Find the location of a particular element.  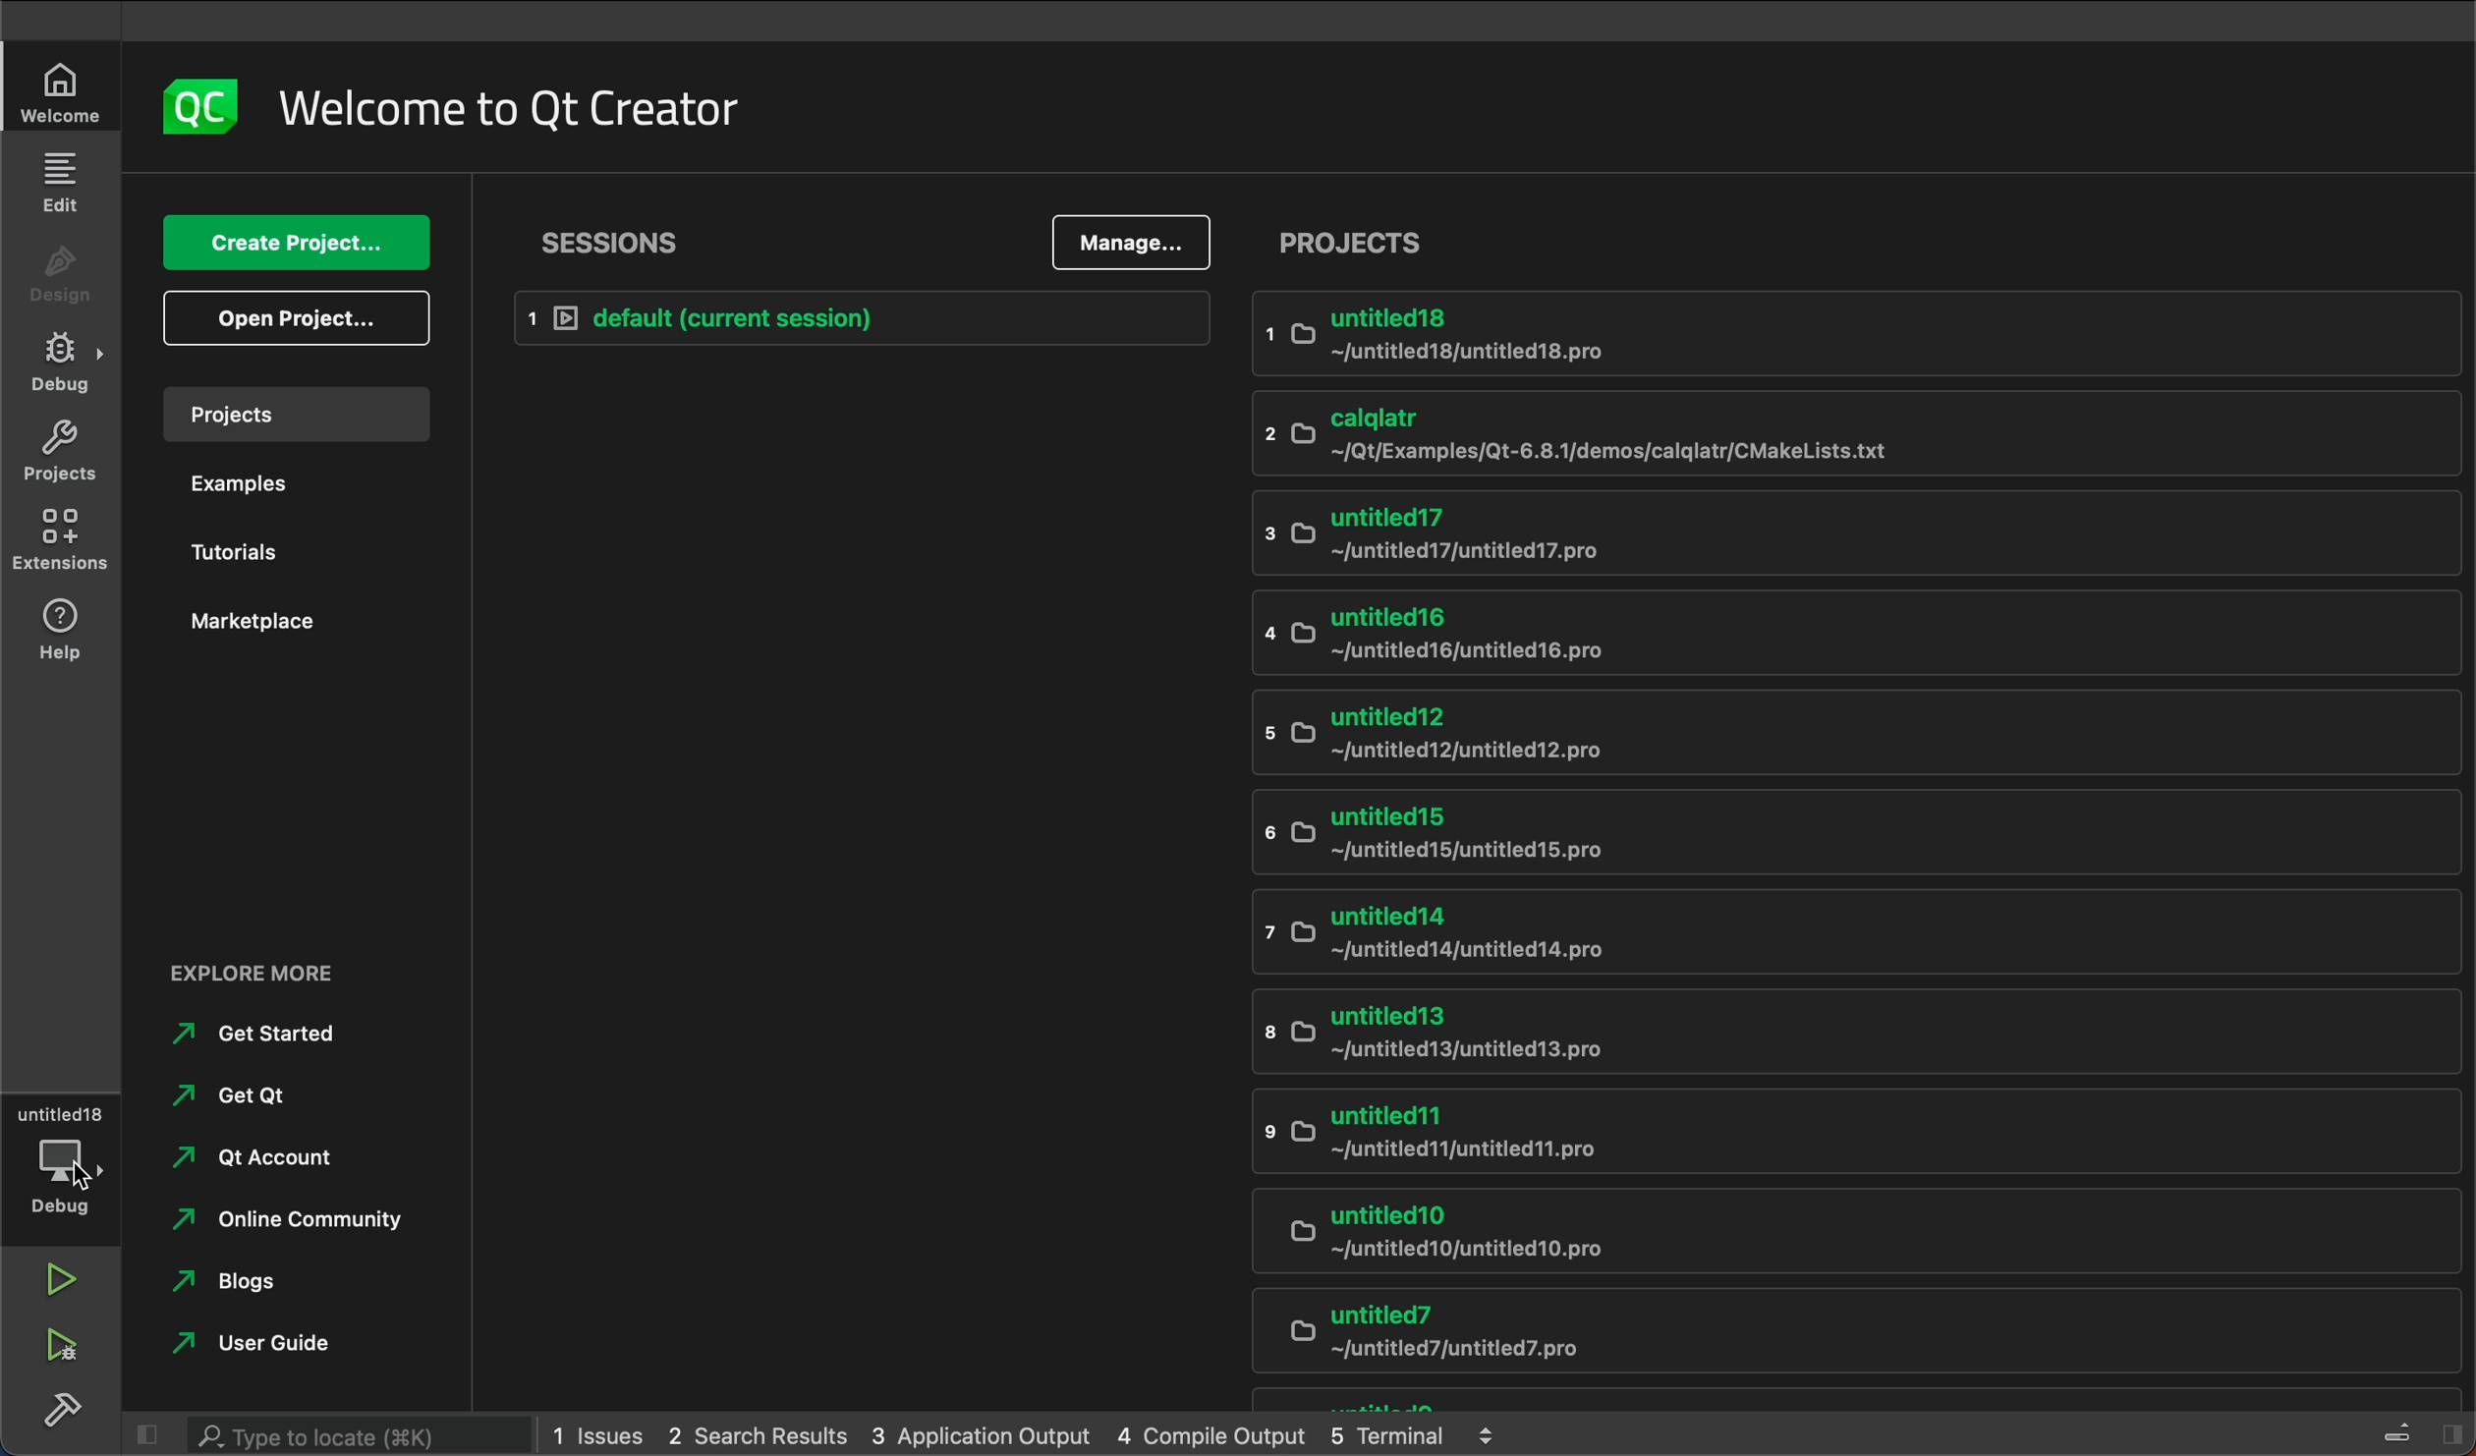

run and debug is located at coordinates (69, 1346).